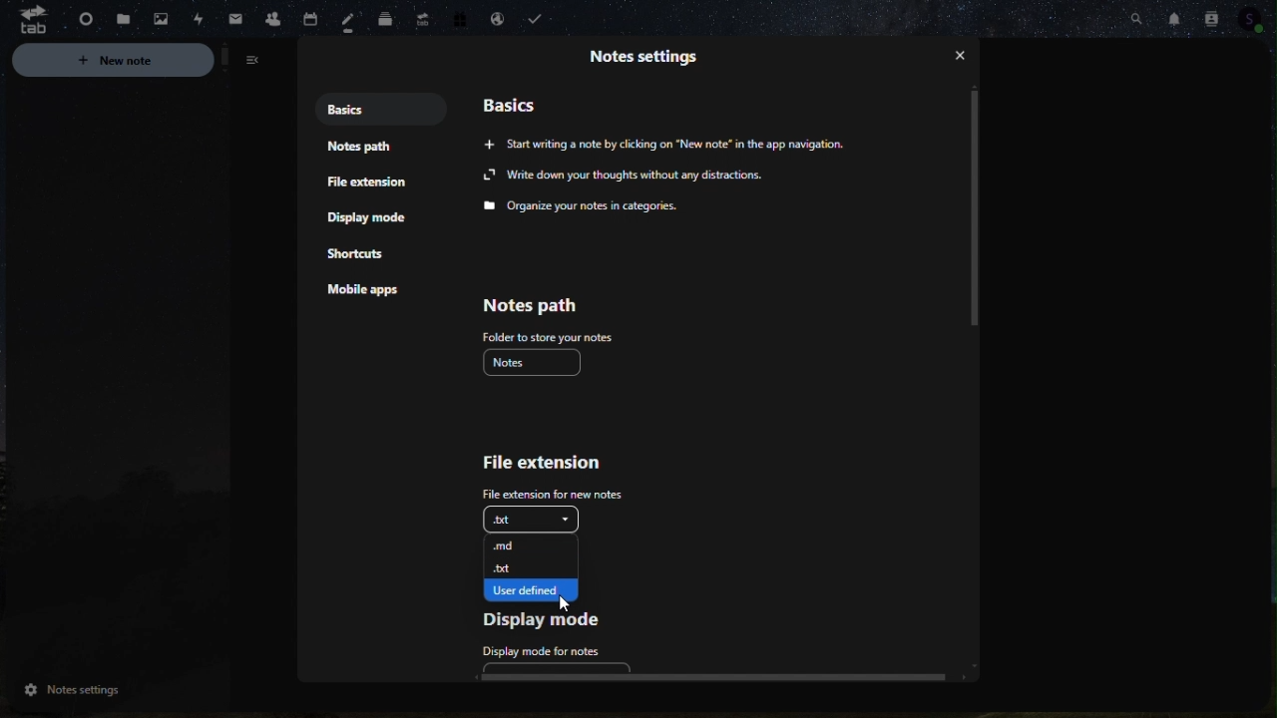  What do you see at coordinates (961, 58) in the screenshot?
I see `close` at bounding box center [961, 58].